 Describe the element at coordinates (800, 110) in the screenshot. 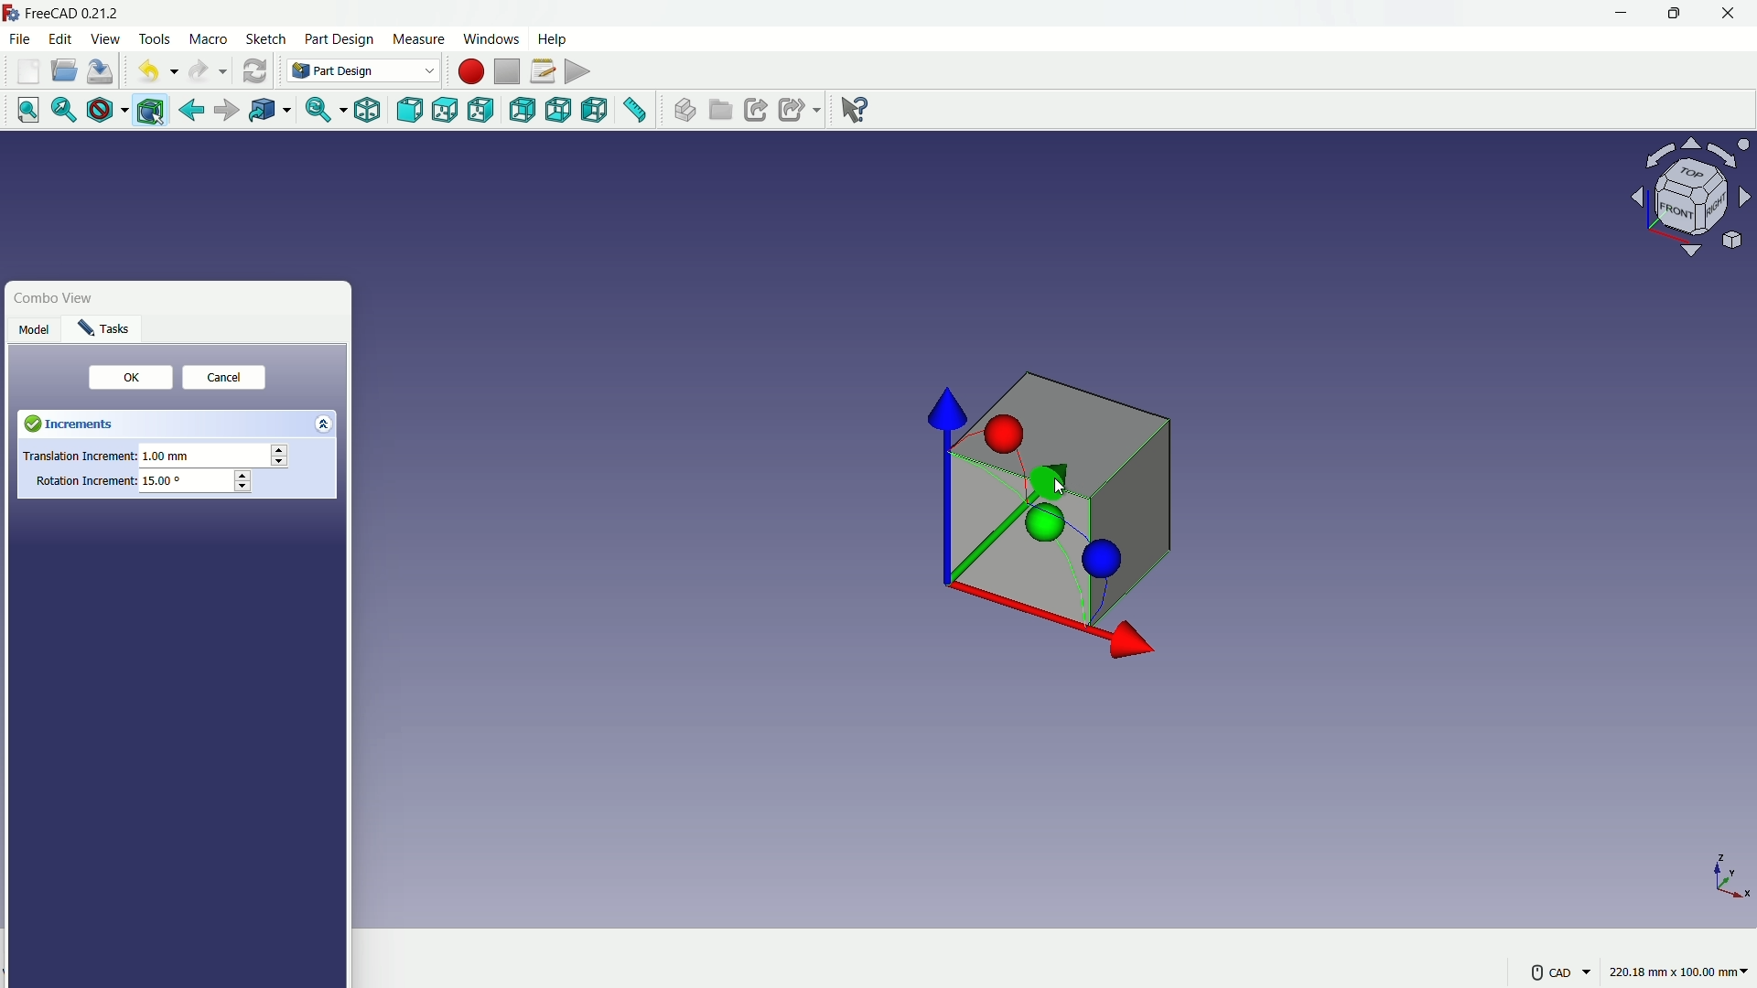

I see `make sublink` at that location.